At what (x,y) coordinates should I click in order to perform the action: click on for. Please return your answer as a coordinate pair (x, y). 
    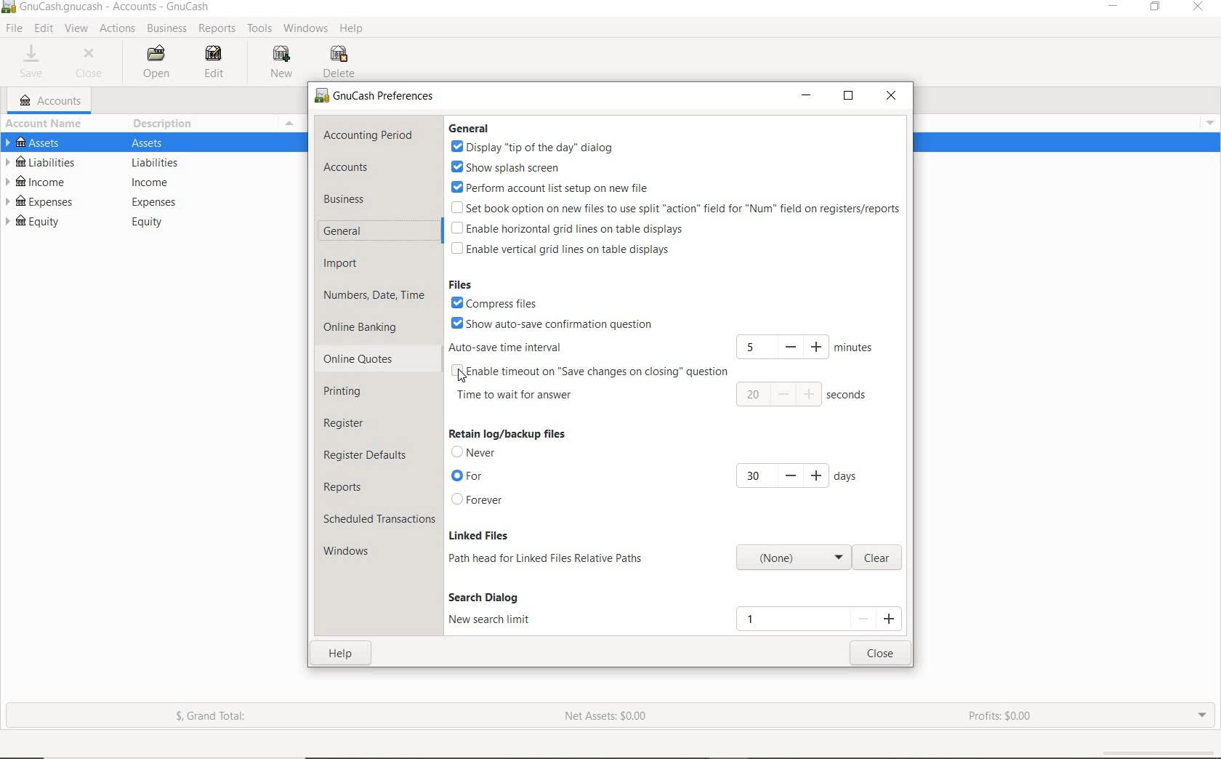
    Looking at the image, I should click on (469, 477).